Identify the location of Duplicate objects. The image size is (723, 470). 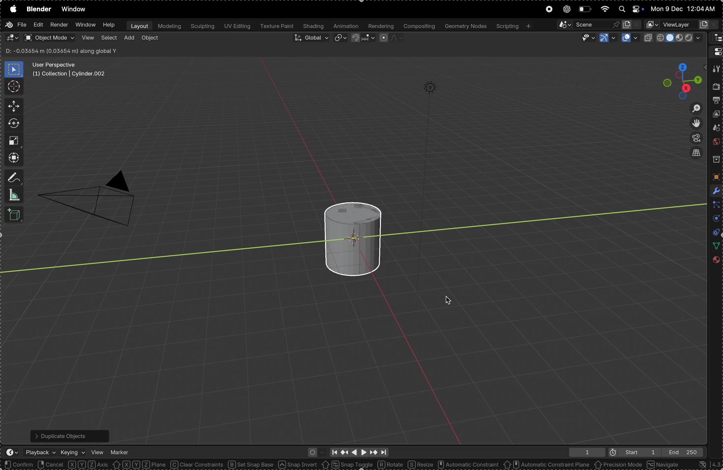
(68, 434).